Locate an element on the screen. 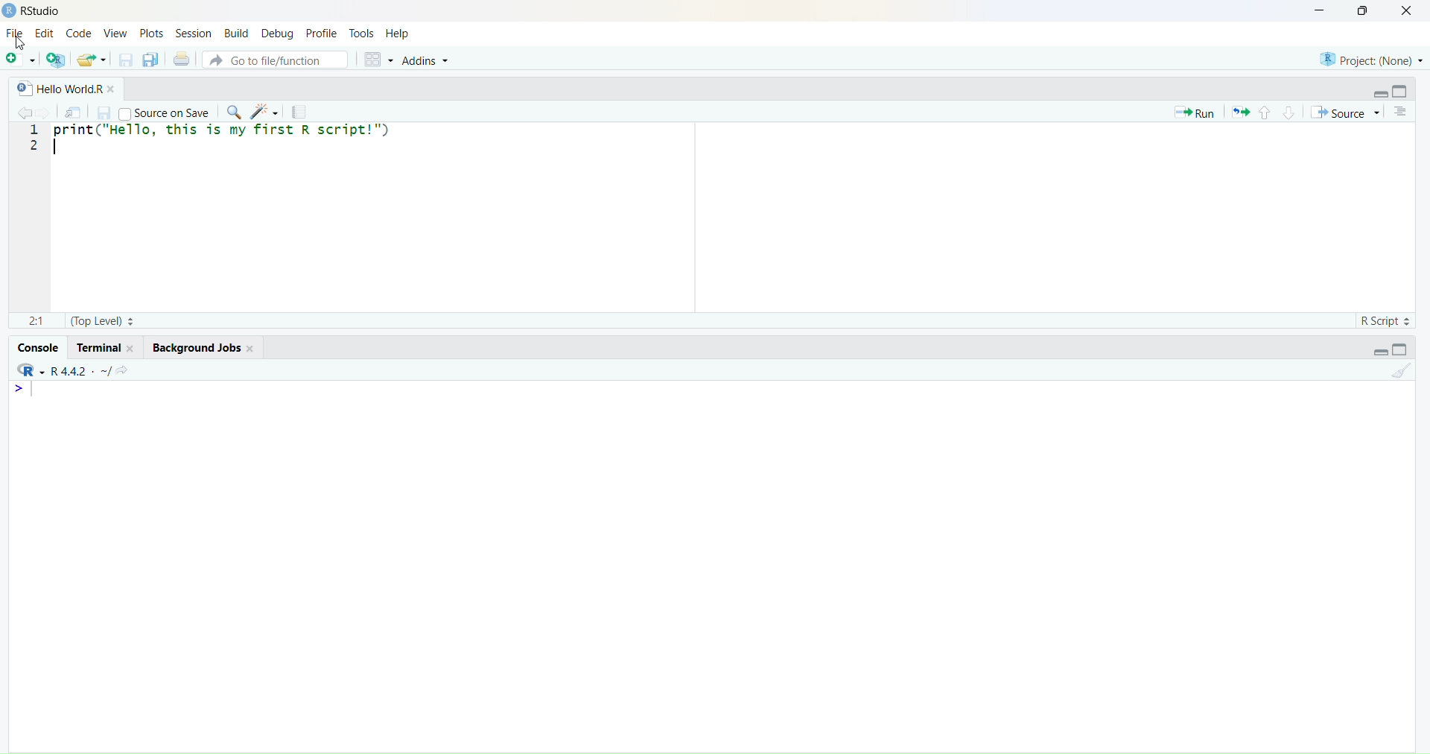 This screenshot has width=1430, height=754. Go forward to the next source location (Ctrl + F10) is located at coordinates (48, 111).